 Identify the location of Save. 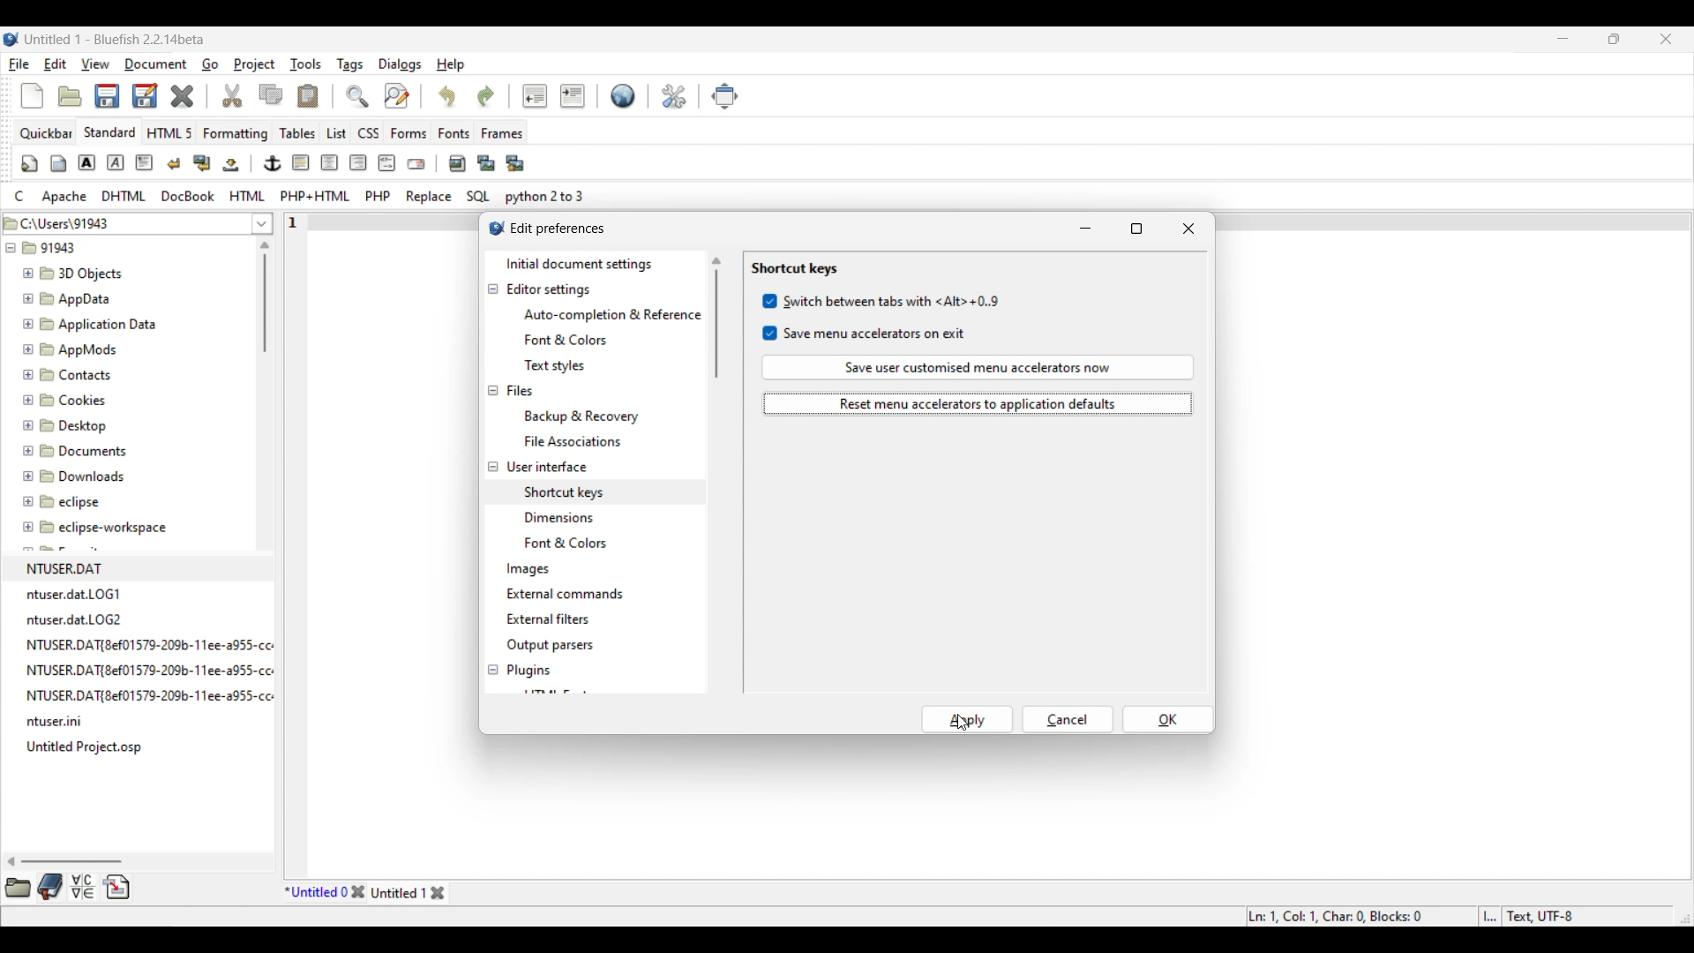
(125, 95).